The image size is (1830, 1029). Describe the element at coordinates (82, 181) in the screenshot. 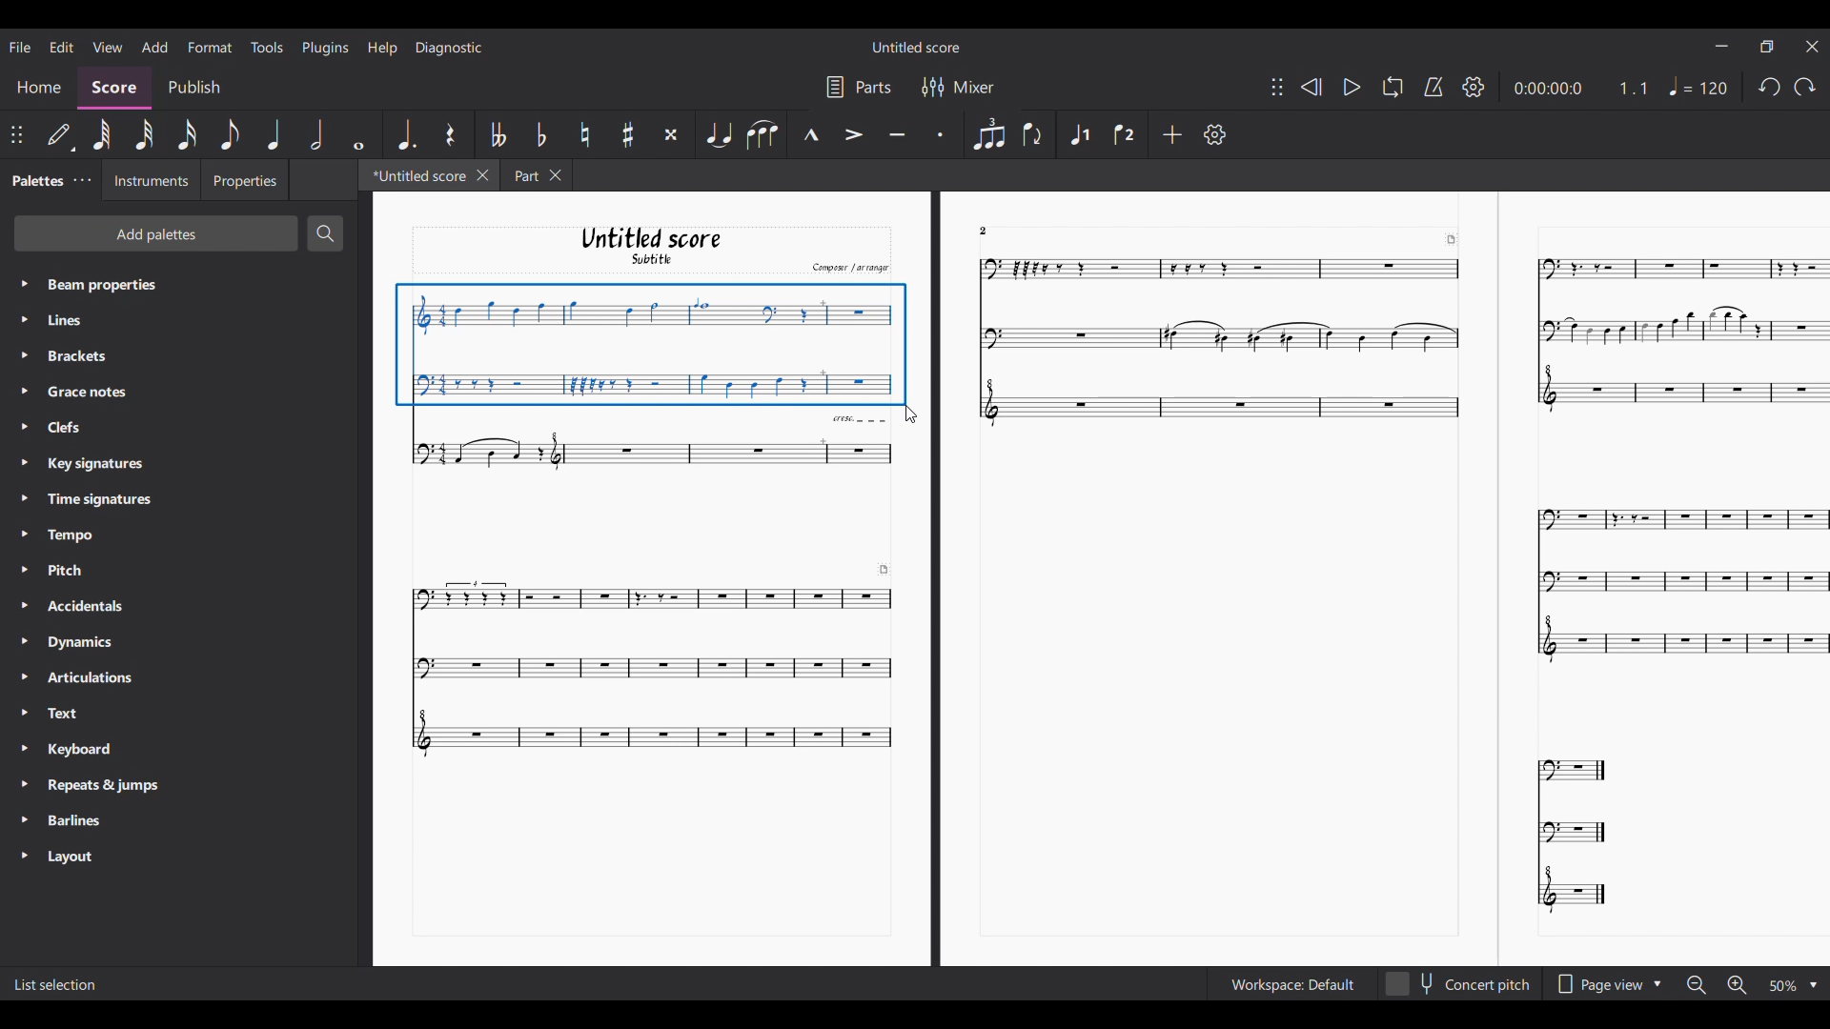

I see `Palette settings` at that location.